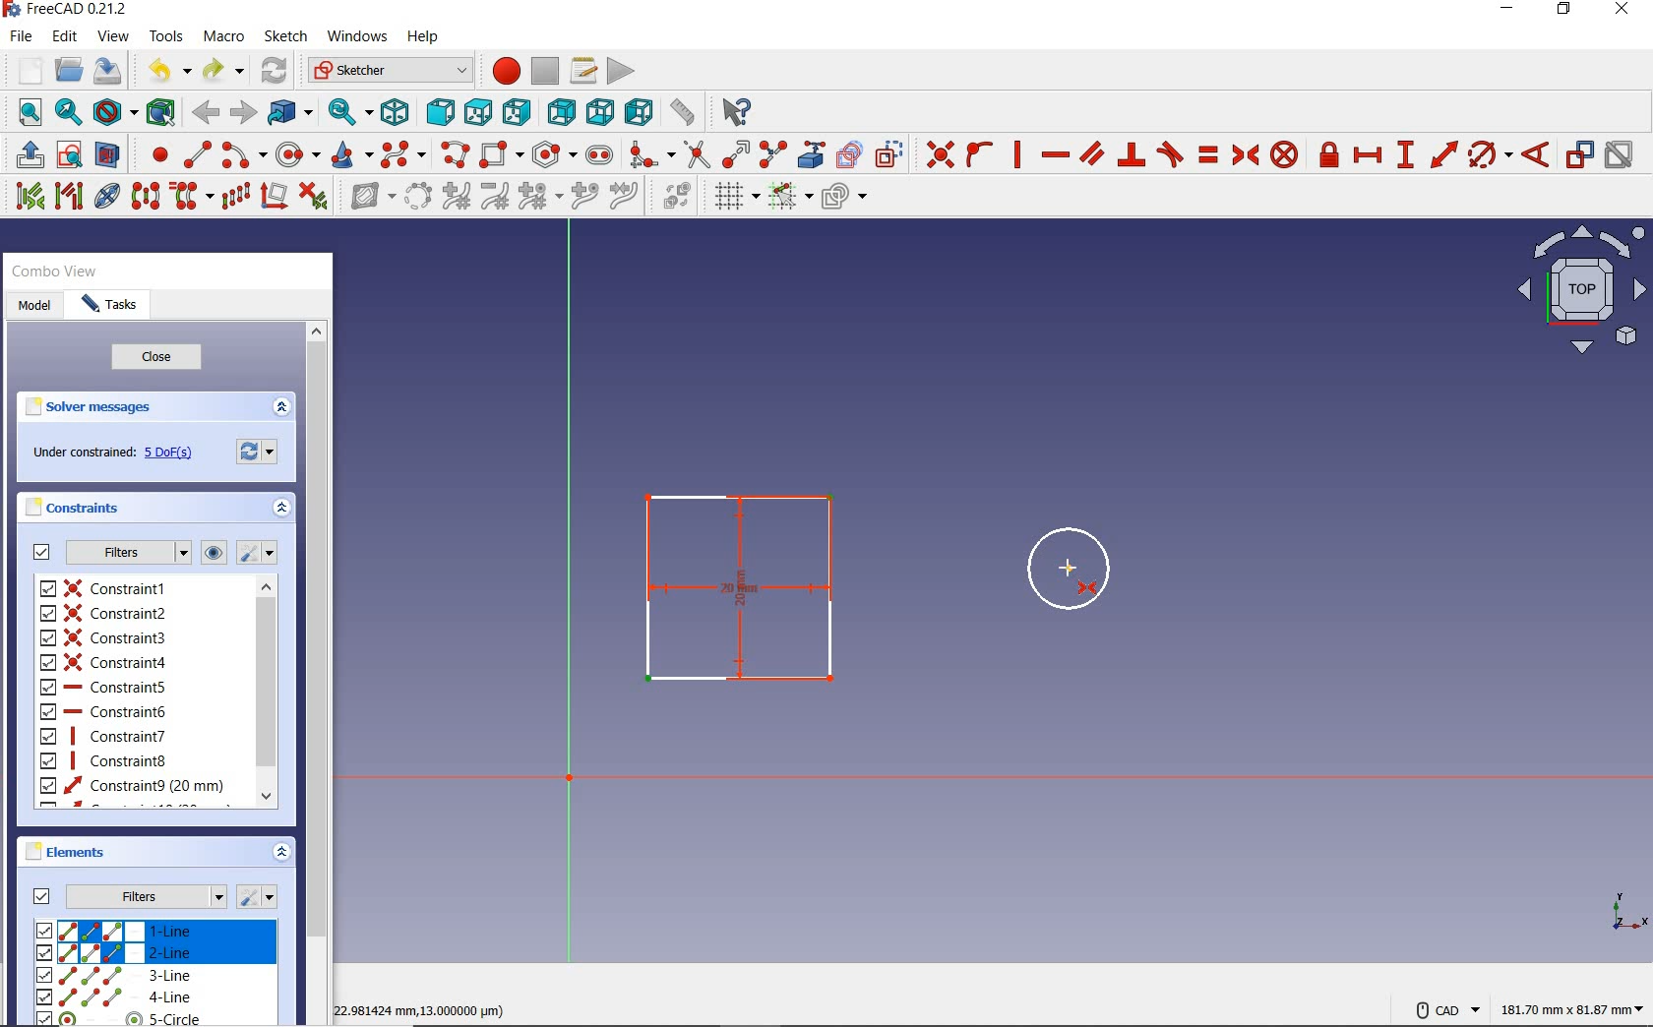 Image resolution: width=1653 pixels, height=1027 pixels. I want to click on sketch, so click(287, 38).